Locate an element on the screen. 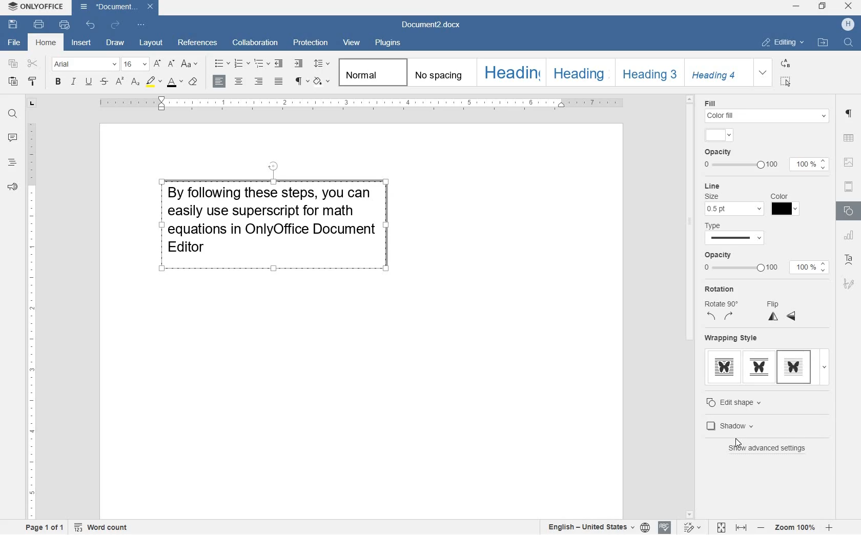 The width and height of the screenshot is (861, 535). No spacing is located at coordinates (440, 72).